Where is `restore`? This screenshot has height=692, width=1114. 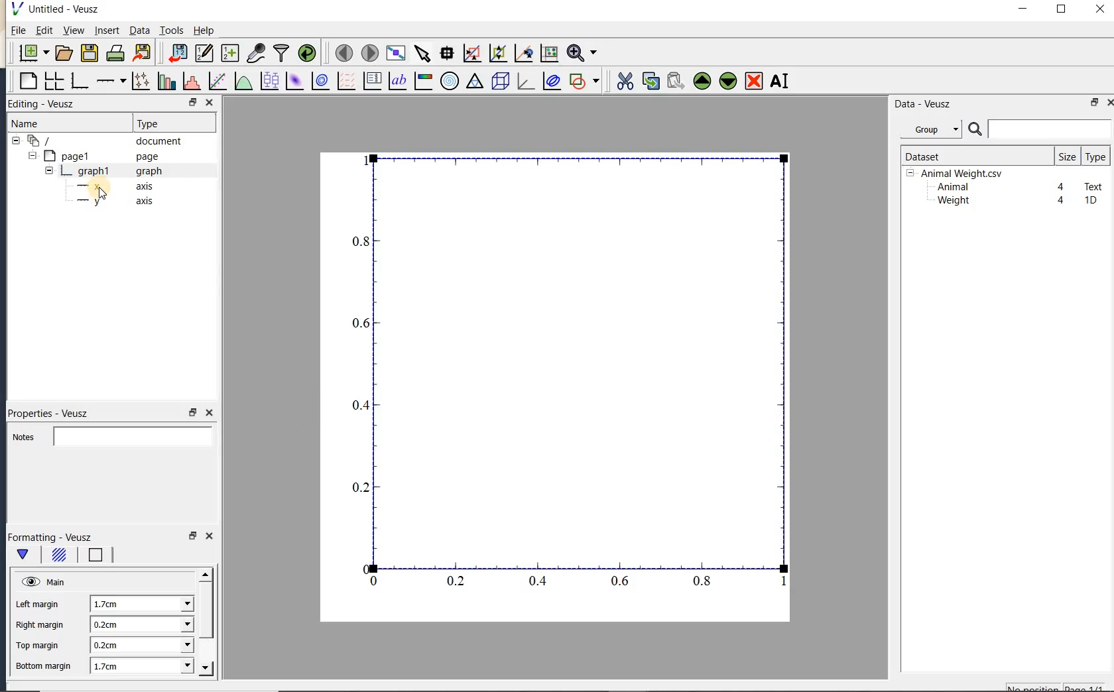
restore is located at coordinates (192, 413).